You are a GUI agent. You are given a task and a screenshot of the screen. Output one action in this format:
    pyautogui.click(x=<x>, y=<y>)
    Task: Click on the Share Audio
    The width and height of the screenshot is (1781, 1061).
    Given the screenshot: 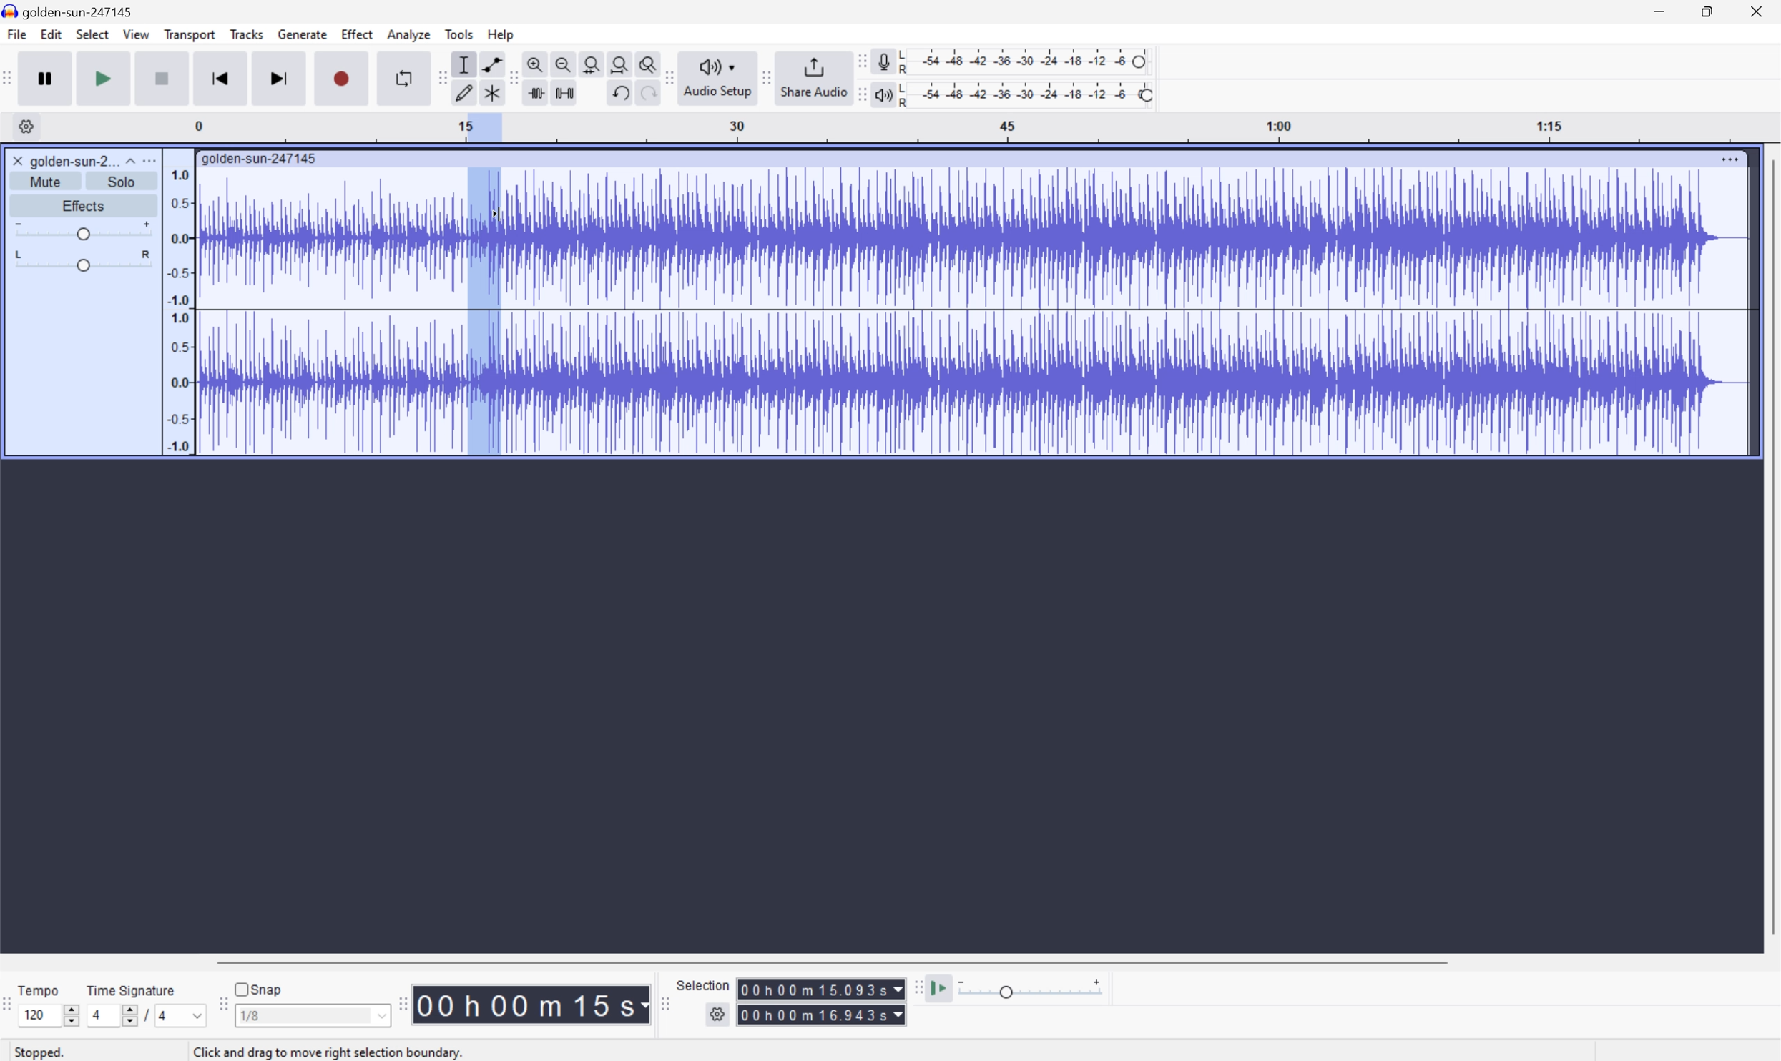 What is the action you would take?
    pyautogui.click(x=810, y=77)
    